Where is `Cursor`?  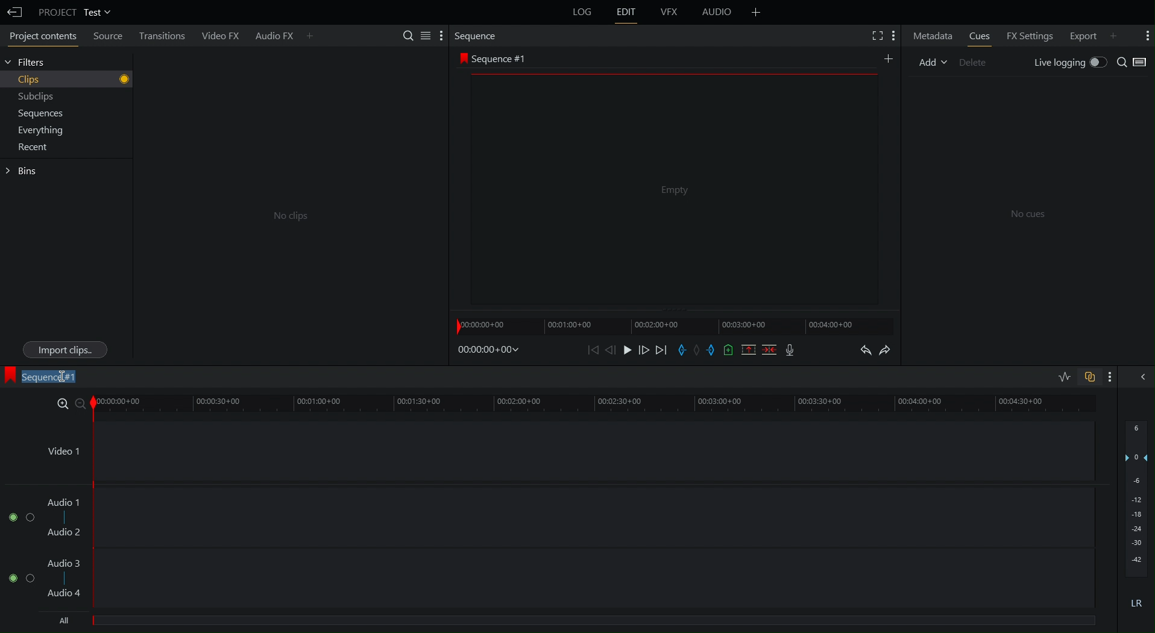 Cursor is located at coordinates (63, 374).